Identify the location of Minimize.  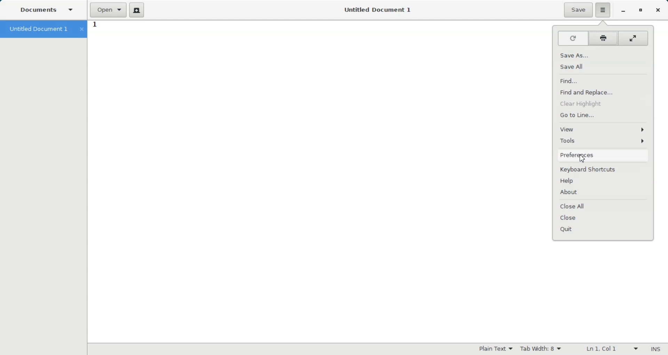
(624, 11).